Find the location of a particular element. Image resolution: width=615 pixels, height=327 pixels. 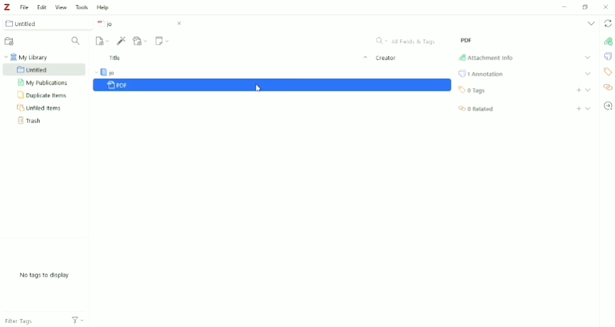

Minimize is located at coordinates (565, 6).